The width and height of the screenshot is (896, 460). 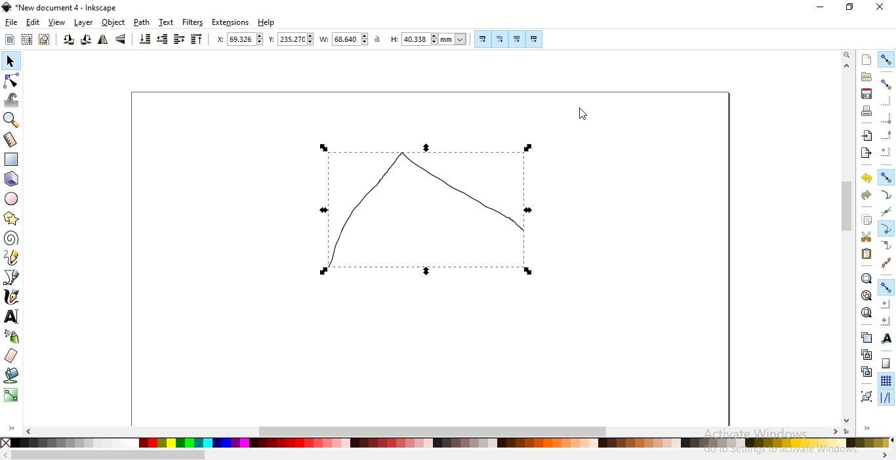 What do you see at coordinates (886, 363) in the screenshot?
I see `` at bounding box center [886, 363].